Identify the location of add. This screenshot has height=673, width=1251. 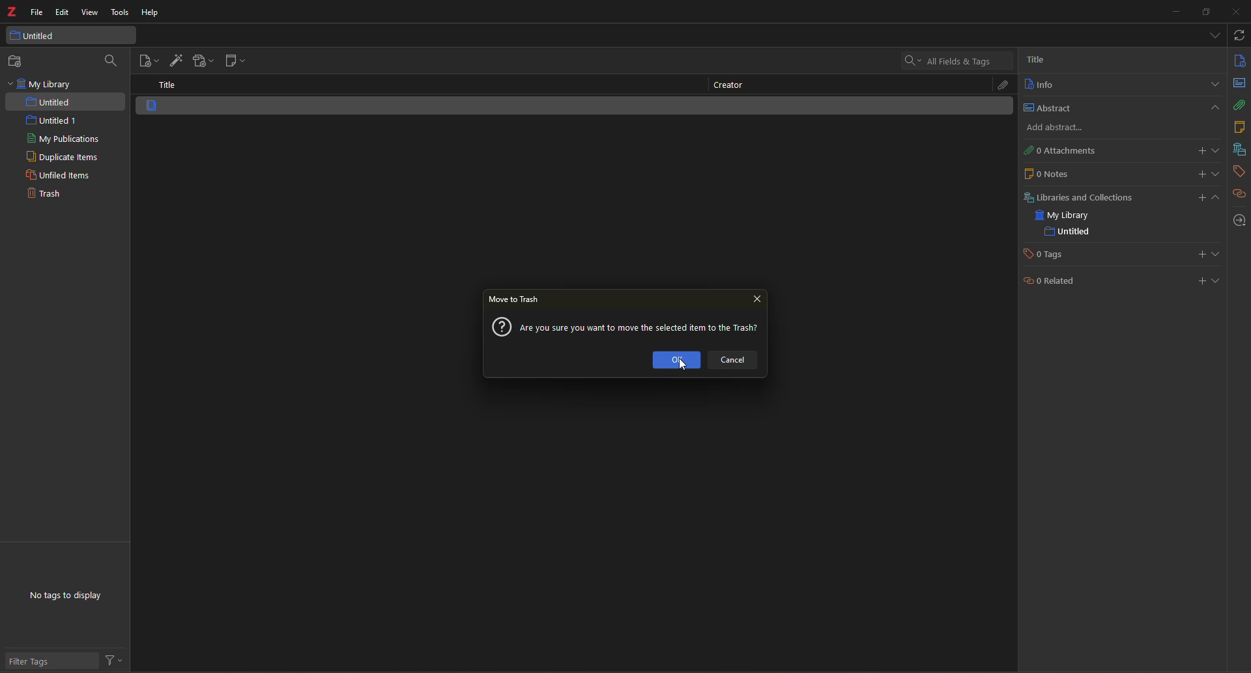
(1197, 280).